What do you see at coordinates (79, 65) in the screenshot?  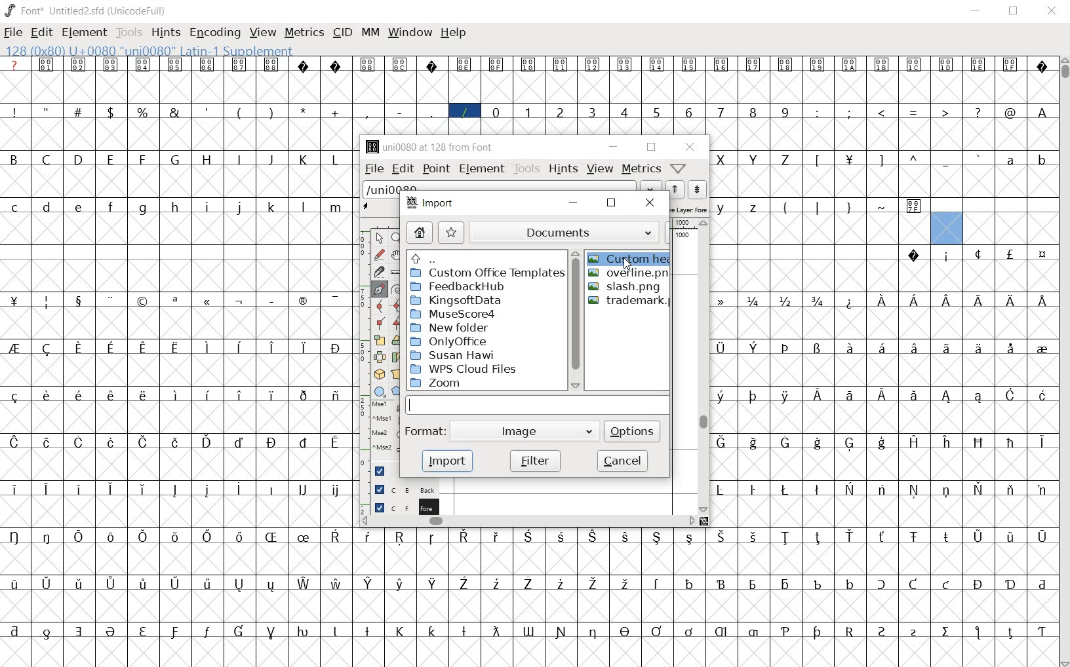 I see `glyph` at bounding box center [79, 65].